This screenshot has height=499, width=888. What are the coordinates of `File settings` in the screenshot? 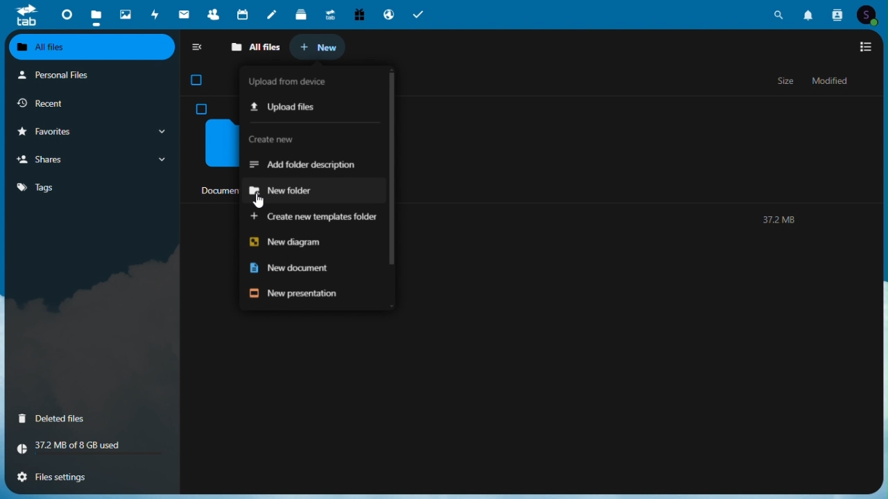 It's located at (89, 480).